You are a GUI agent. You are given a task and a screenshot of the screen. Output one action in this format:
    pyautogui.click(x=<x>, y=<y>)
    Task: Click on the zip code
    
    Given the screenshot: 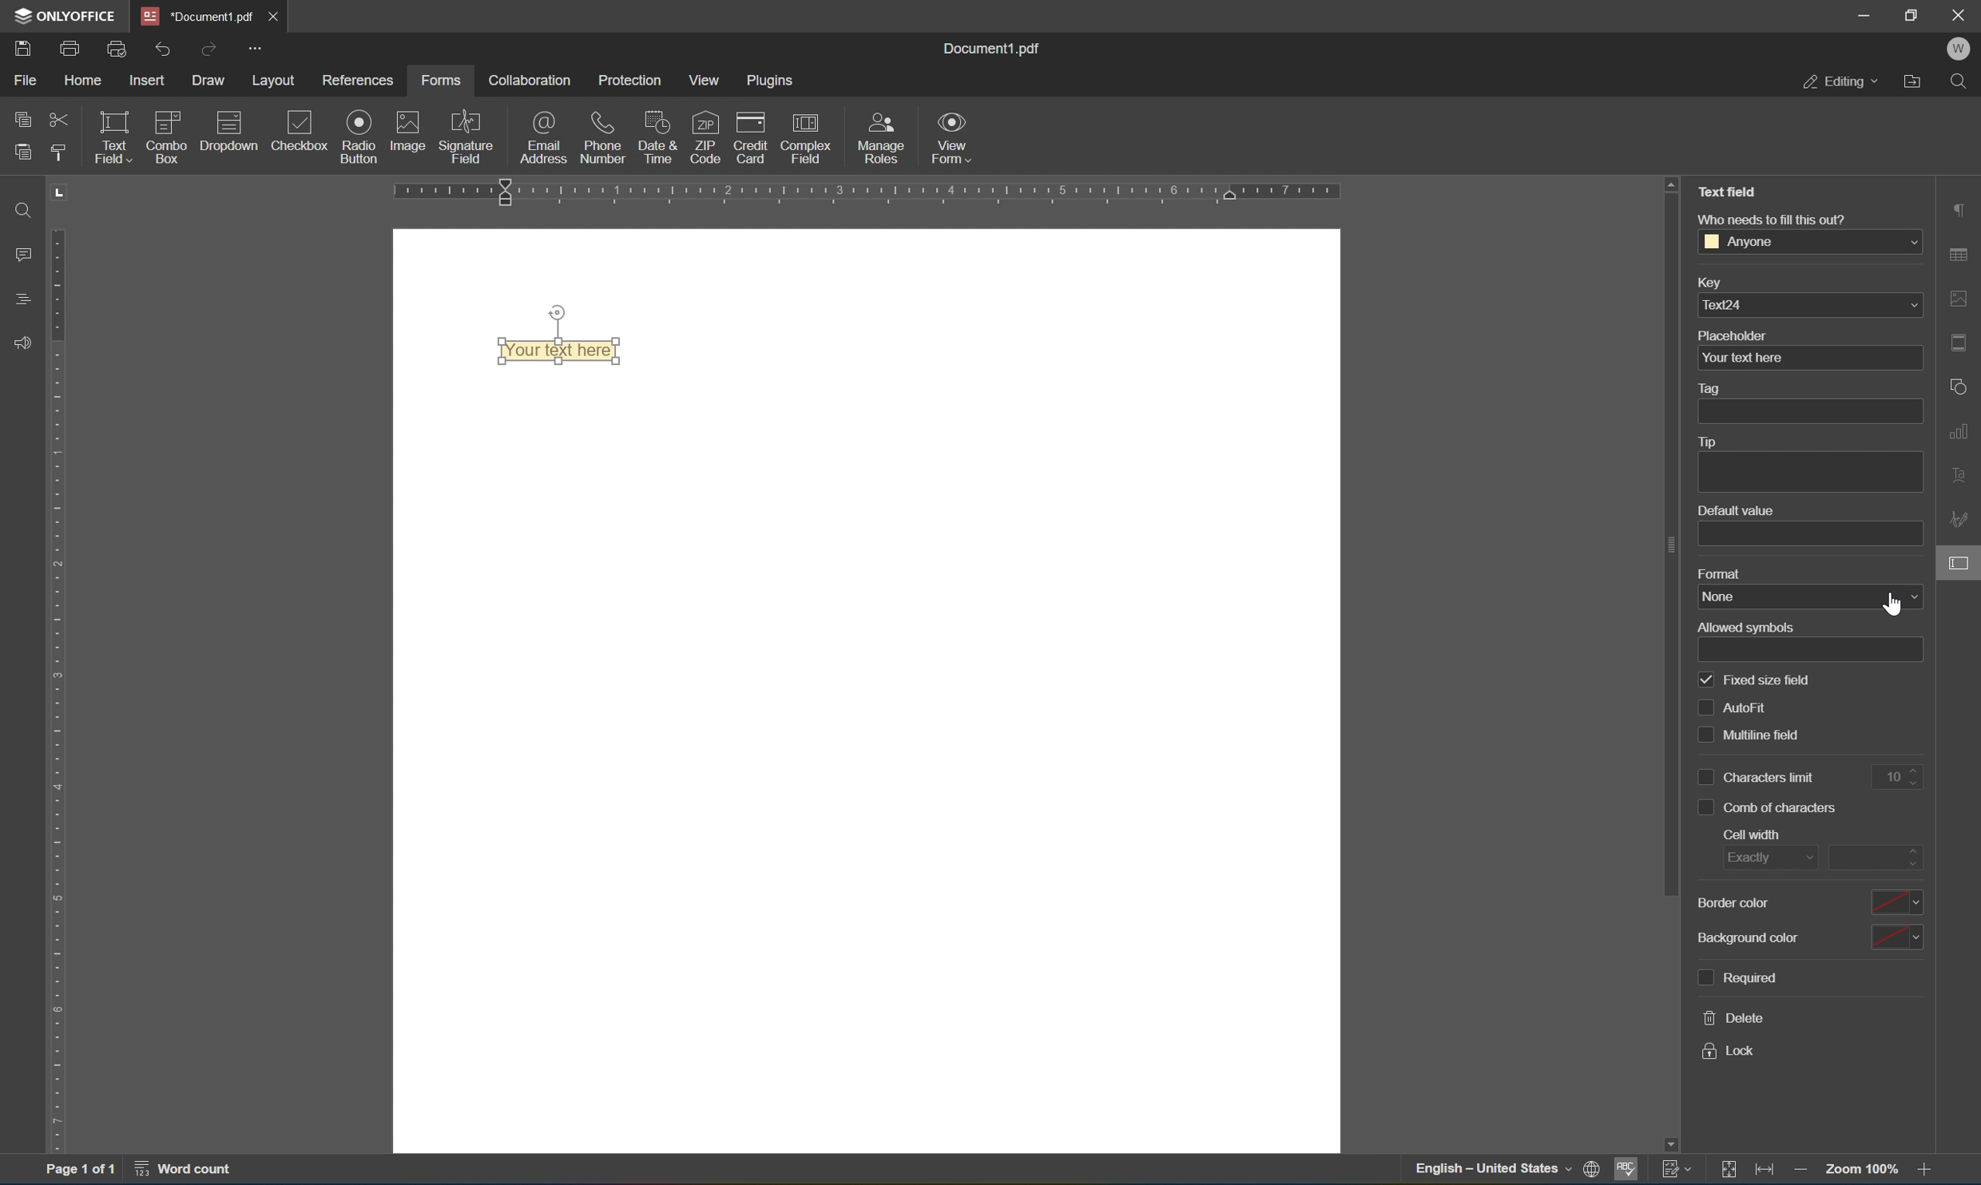 What is the action you would take?
    pyautogui.click(x=705, y=137)
    